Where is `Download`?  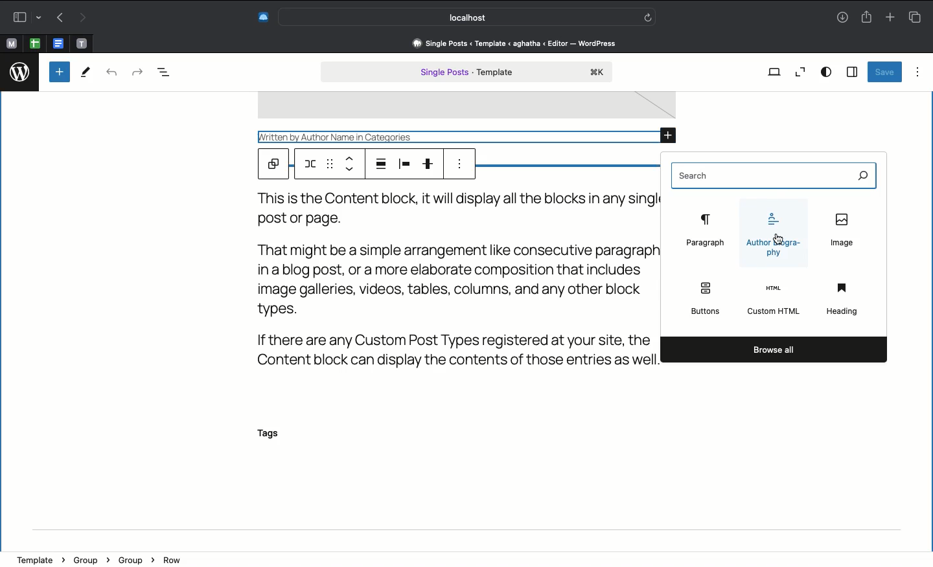 Download is located at coordinates (840, 18).